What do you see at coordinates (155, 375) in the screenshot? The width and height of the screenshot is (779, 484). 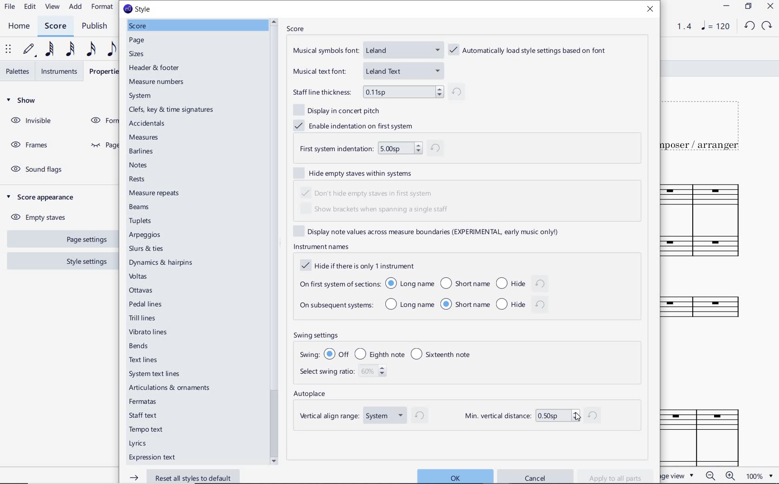 I see `system text lines` at bounding box center [155, 375].